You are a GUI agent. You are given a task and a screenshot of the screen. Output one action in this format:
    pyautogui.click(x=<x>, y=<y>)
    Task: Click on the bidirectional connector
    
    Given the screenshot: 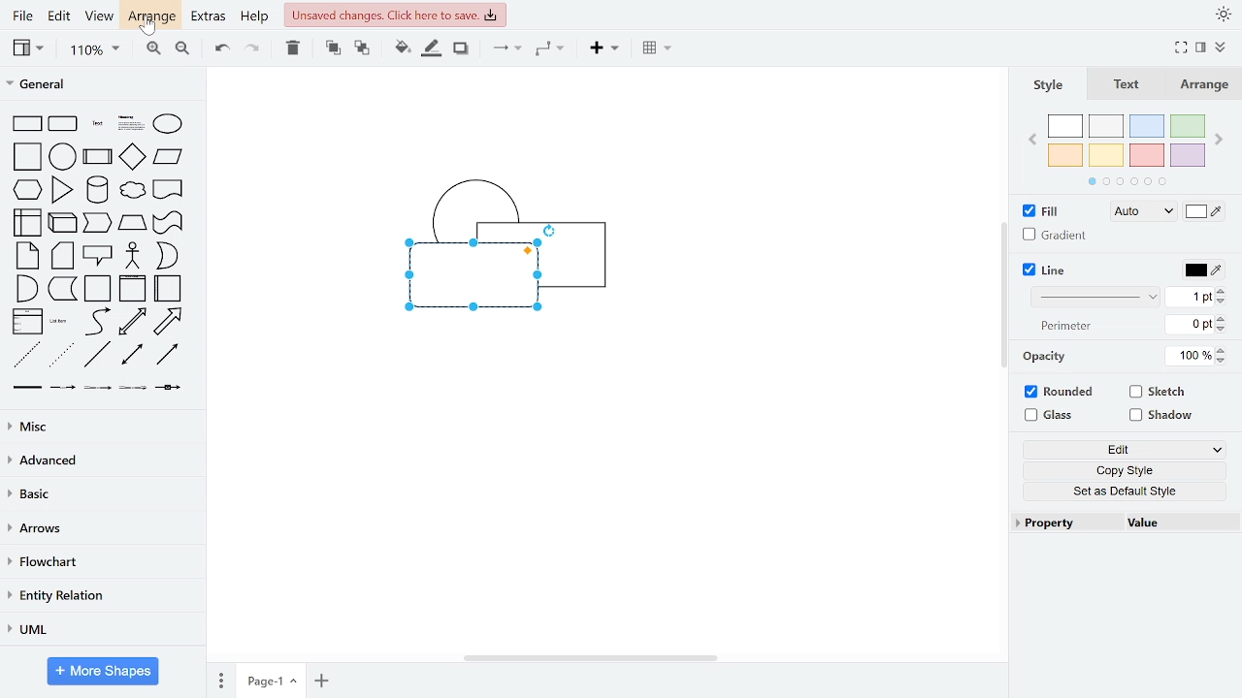 What is the action you would take?
    pyautogui.click(x=133, y=355)
    